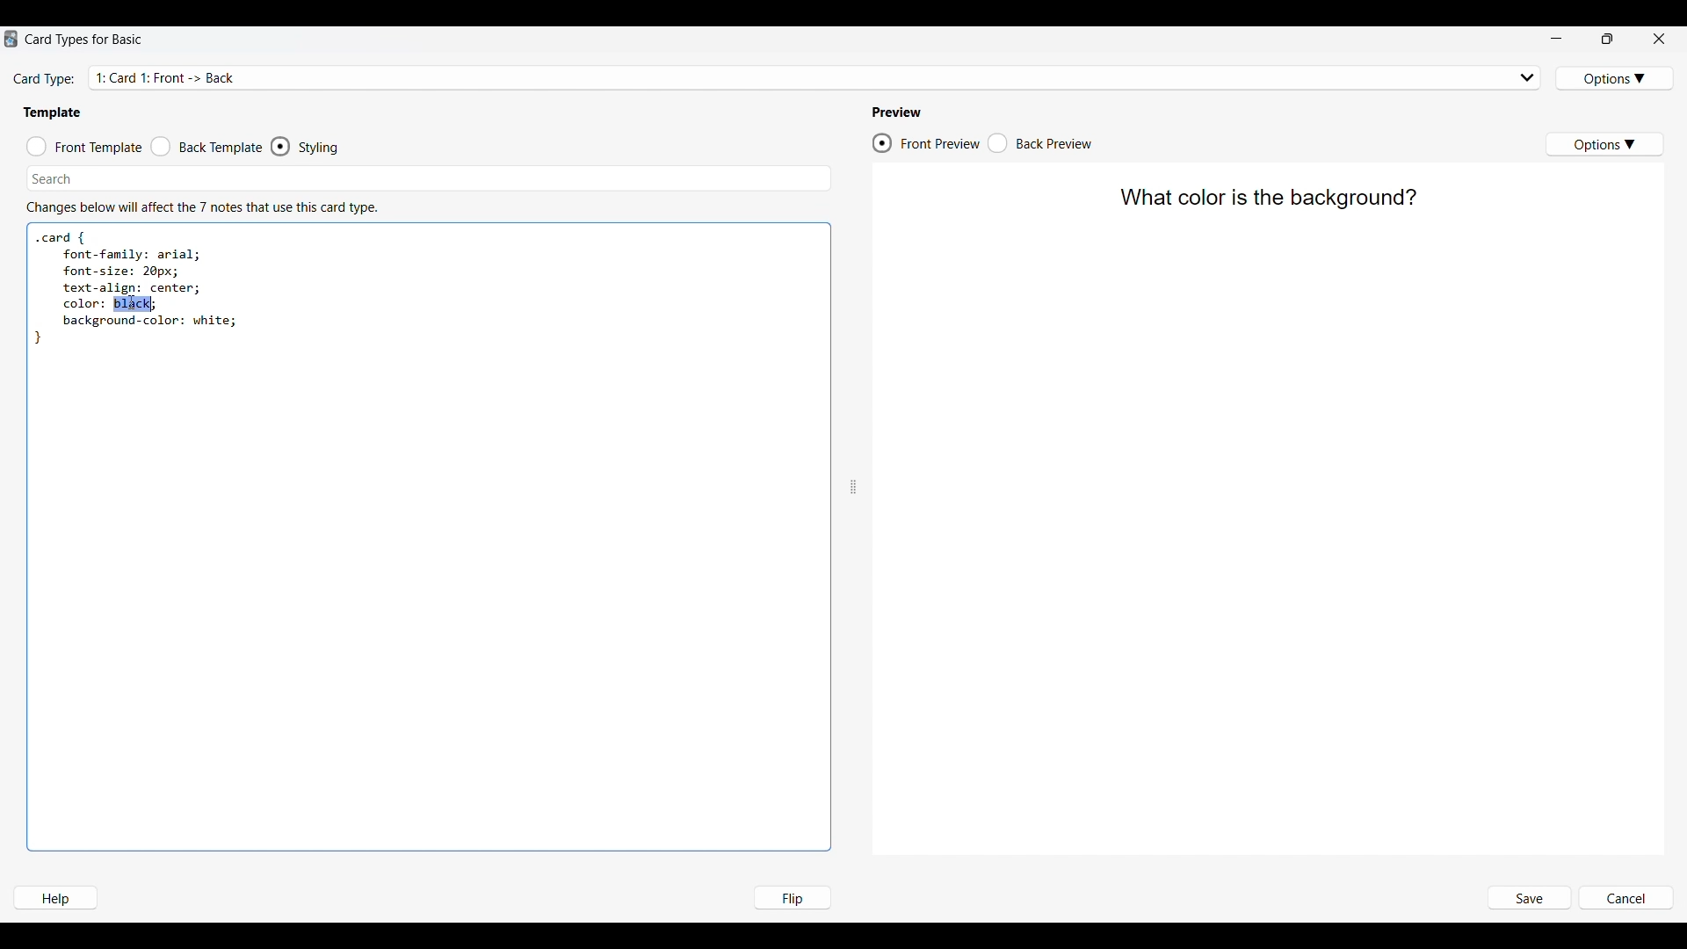 The width and height of the screenshot is (1687, 949). Describe the element at coordinates (45, 80) in the screenshot. I see `Indicates card type setting` at that location.